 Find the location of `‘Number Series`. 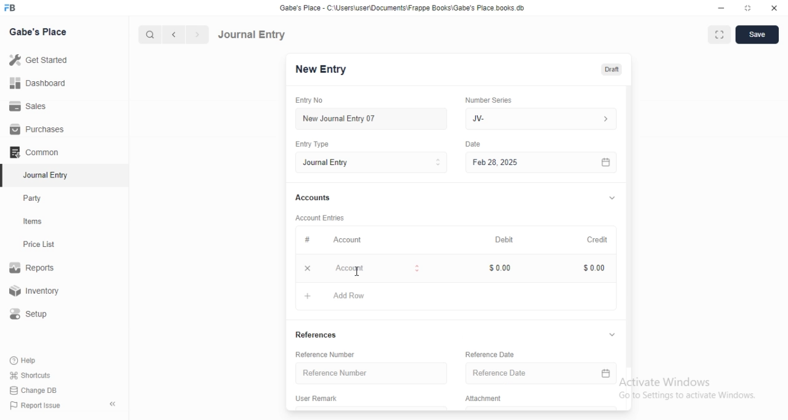

‘Number Series is located at coordinates (488, 100).